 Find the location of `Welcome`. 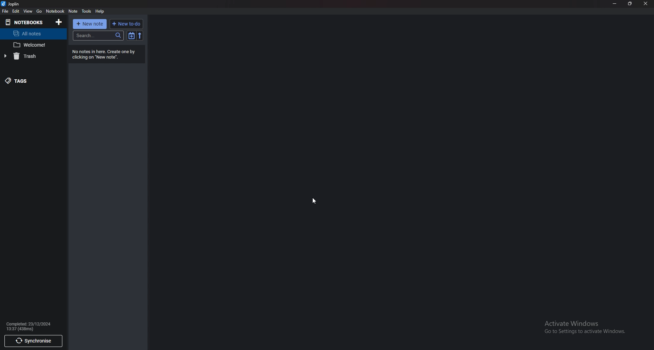

Welcome is located at coordinates (35, 45).